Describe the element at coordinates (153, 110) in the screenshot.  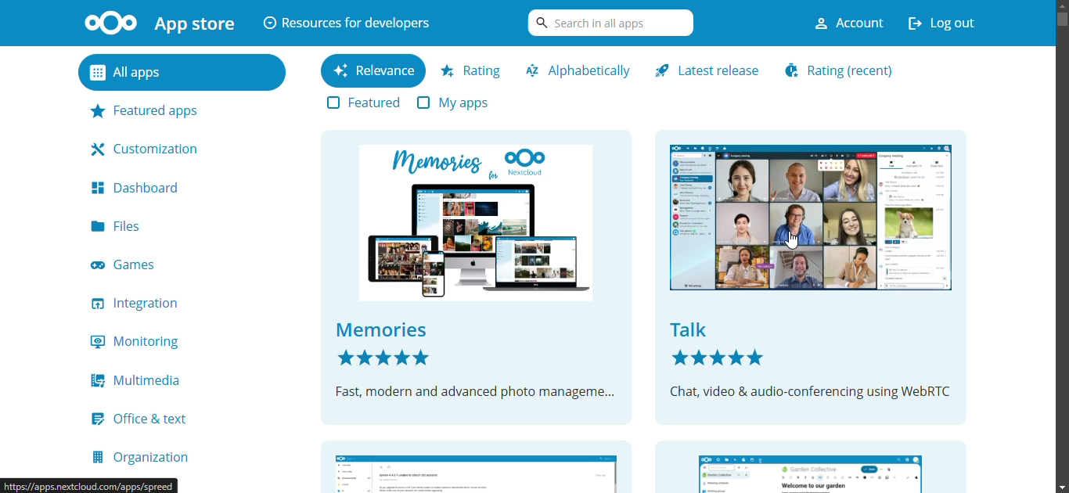
I see `featured apps` at that location.